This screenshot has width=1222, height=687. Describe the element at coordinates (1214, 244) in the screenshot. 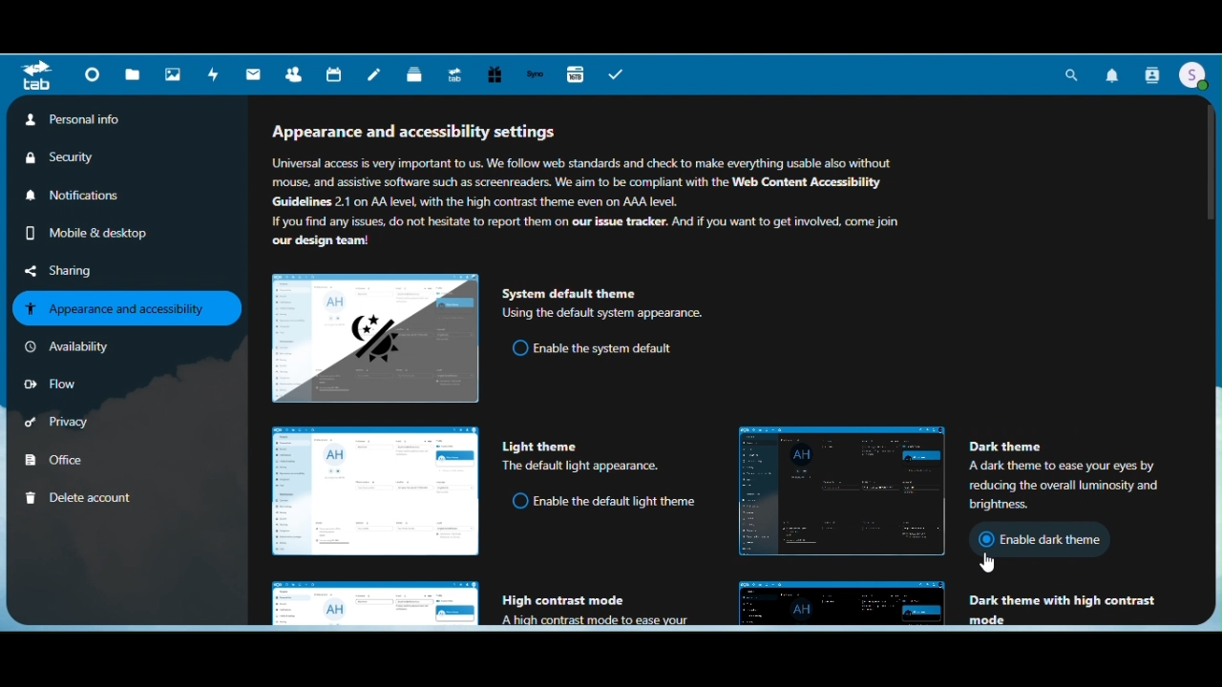

I see `Vertical scroll bar` at that location.